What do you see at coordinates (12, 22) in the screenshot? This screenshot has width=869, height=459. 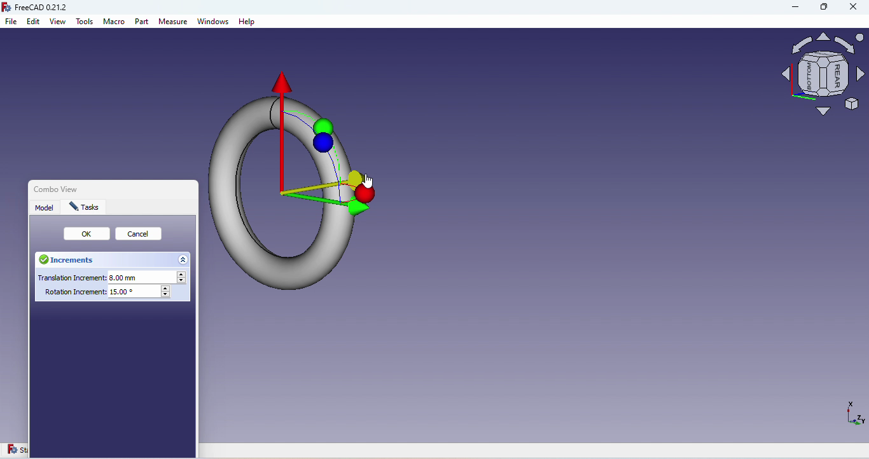 I see `File` at bounding box center [12, 22].